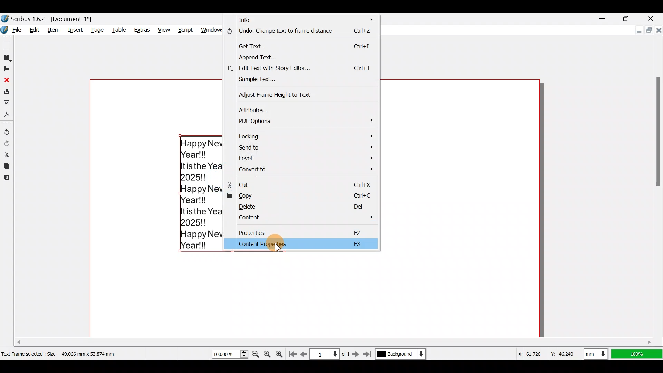  Describe the element at coordinates (369, 354) in the screenshot. I see `Go to the last page` at that location.